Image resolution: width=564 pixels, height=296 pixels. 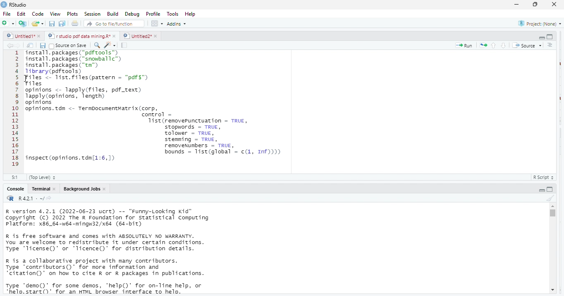 What do you see at coordinates (179, 110) in the screenshot?
I see `> install.packages("snowballc")

3 install. packages("tn")

+ 1ibrary(pdftools)

5 Files < Mist. Files (parcern - "pdfs"

5 Files

7 opinions <- lapply(files, pdf_text)

8 apply (opinions, length)

5 opinions

0 opinions. tdm <- Termpocumentvatrix (corp,

1 control =

2 Tist(removepunctuation = TRUE,
3 stopwords = TRUE,

A Tolower = TRUE,

5 stemming = TRUE,

3 removeNumbers = TRUE,

7 bounds = Tist(global = c(1, 1n))))
8 inspect (opinions. tdn(1:6,1)

5` at bounding box center [179, 110].